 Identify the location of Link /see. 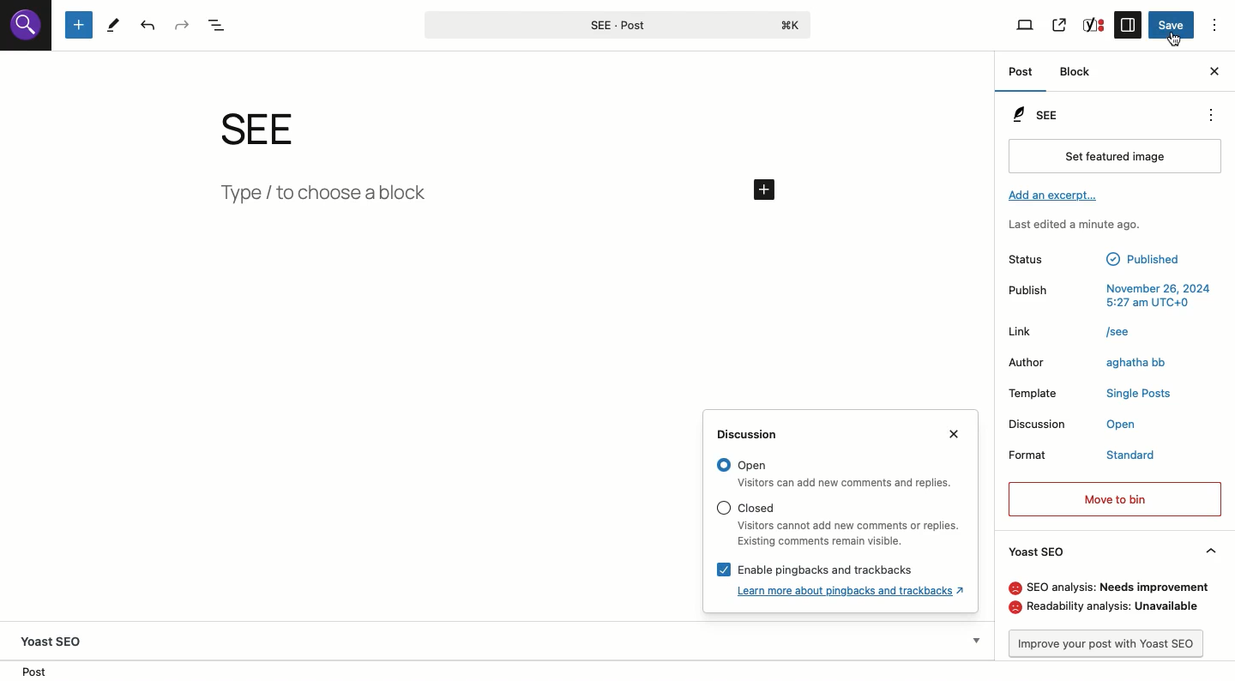
(1078, 334).